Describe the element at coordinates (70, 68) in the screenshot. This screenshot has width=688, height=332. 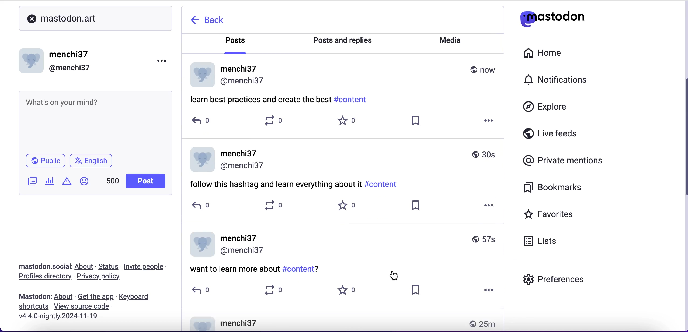
I see `@menchi37` at that location.